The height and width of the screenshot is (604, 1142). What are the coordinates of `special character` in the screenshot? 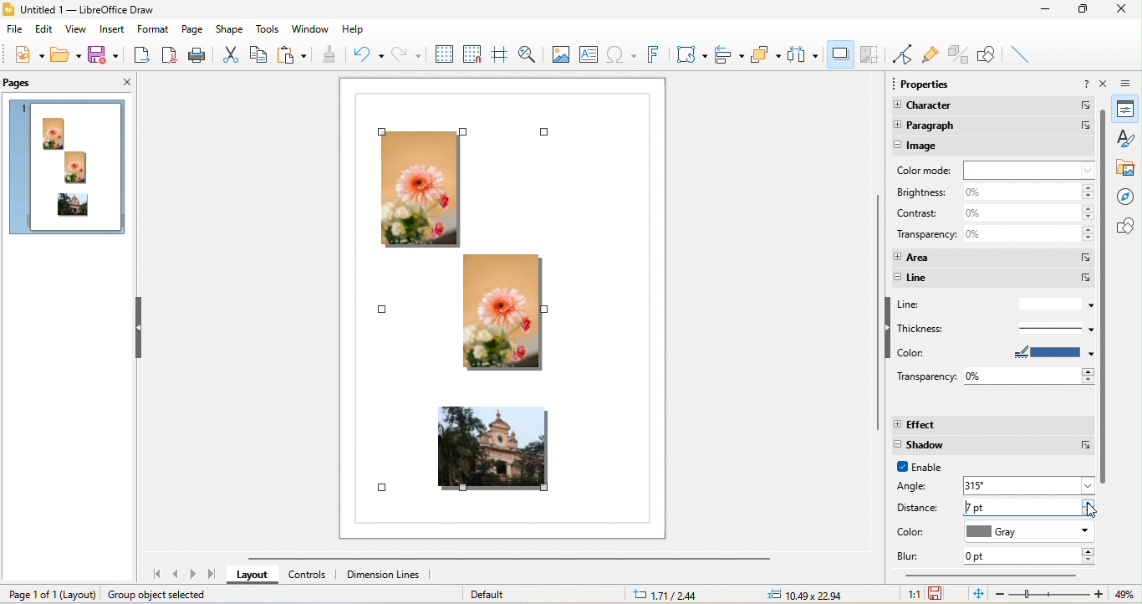 It's located at (621, 53).